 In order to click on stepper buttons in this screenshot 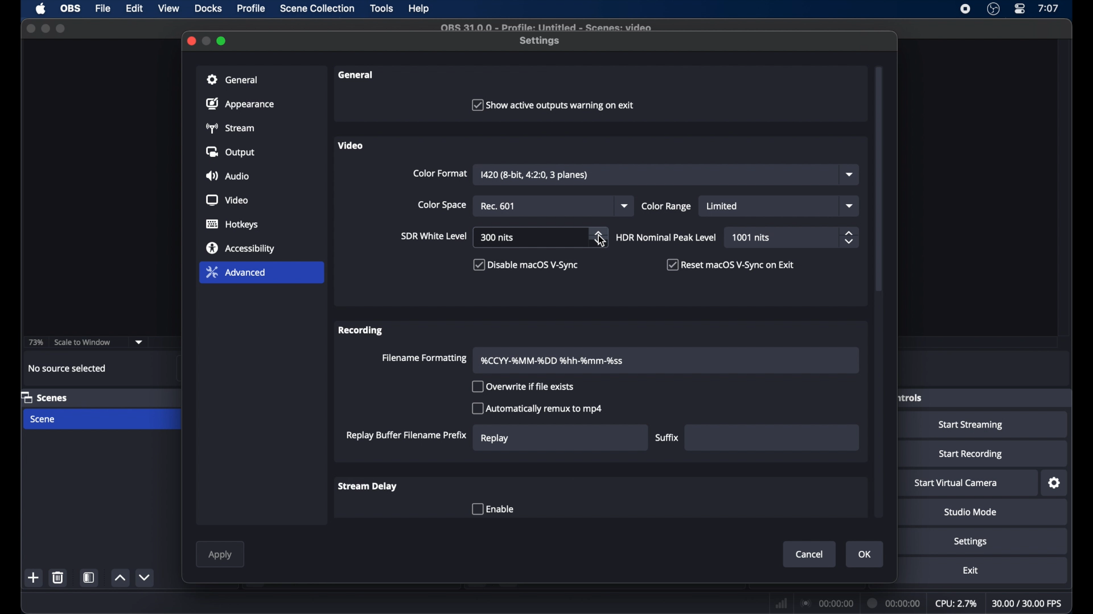, I will do `click(850, 238)`.